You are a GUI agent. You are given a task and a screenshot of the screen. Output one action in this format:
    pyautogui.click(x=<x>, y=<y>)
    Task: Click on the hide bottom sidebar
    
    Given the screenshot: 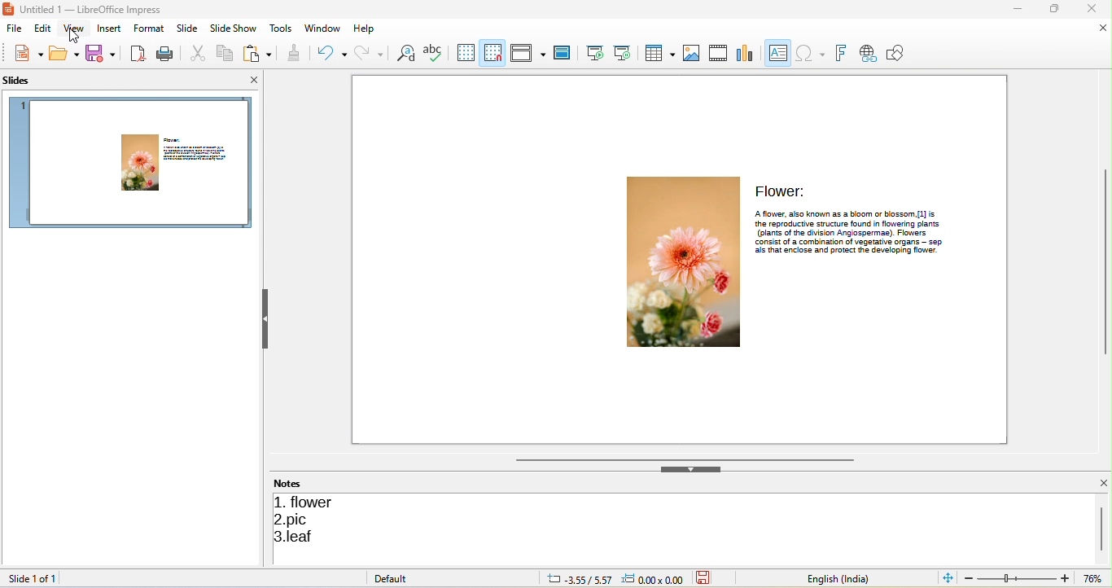 What is the action you would take?
    pyautogui.click(x=693, y=471)
    